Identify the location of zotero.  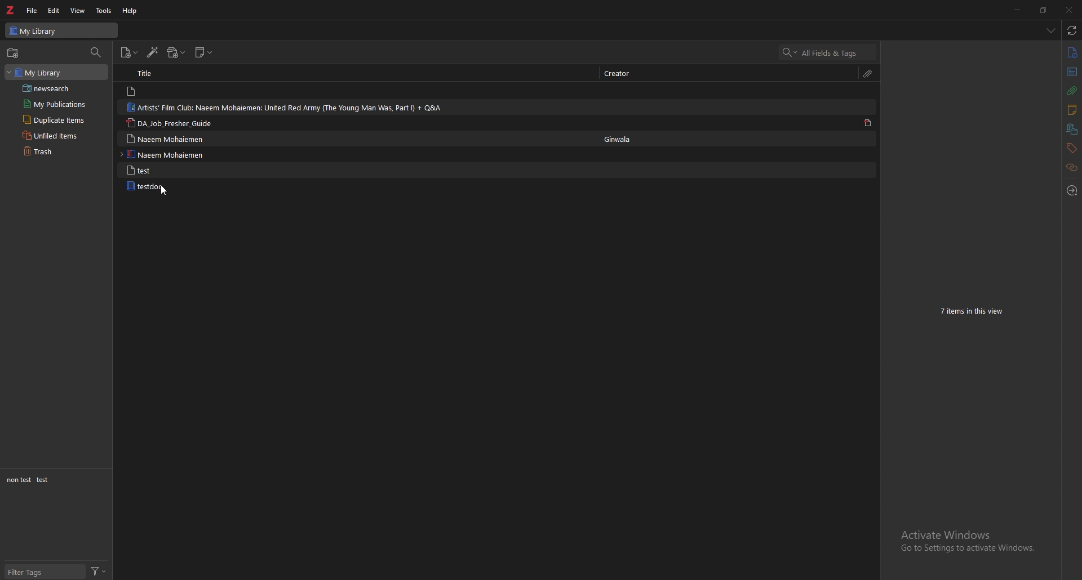
(11, 10).